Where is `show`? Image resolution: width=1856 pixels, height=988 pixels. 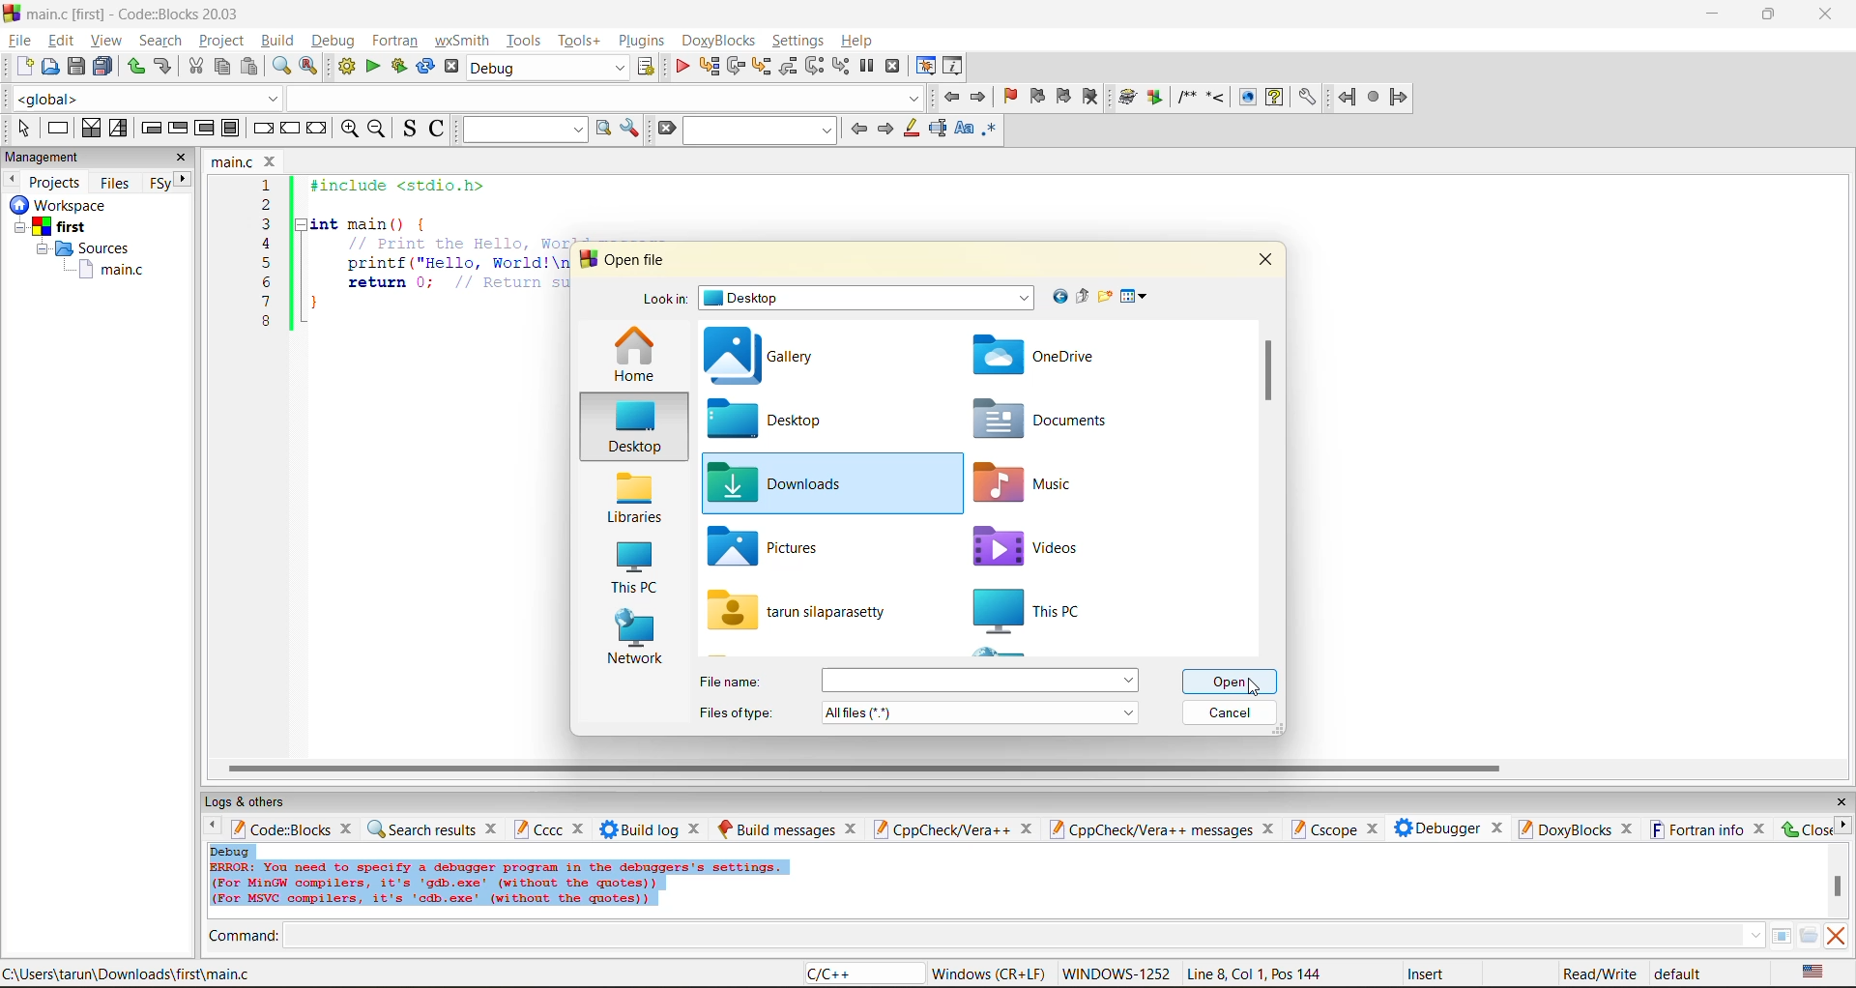
show is located at coordinates (1245, 97).